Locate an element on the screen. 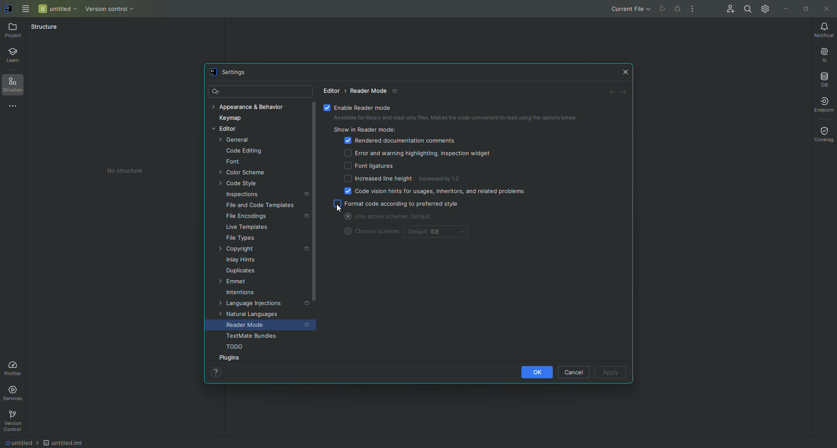 This screenshot has width=837, height=448. Increased by 1.2 is located at coordinates (443, 178).